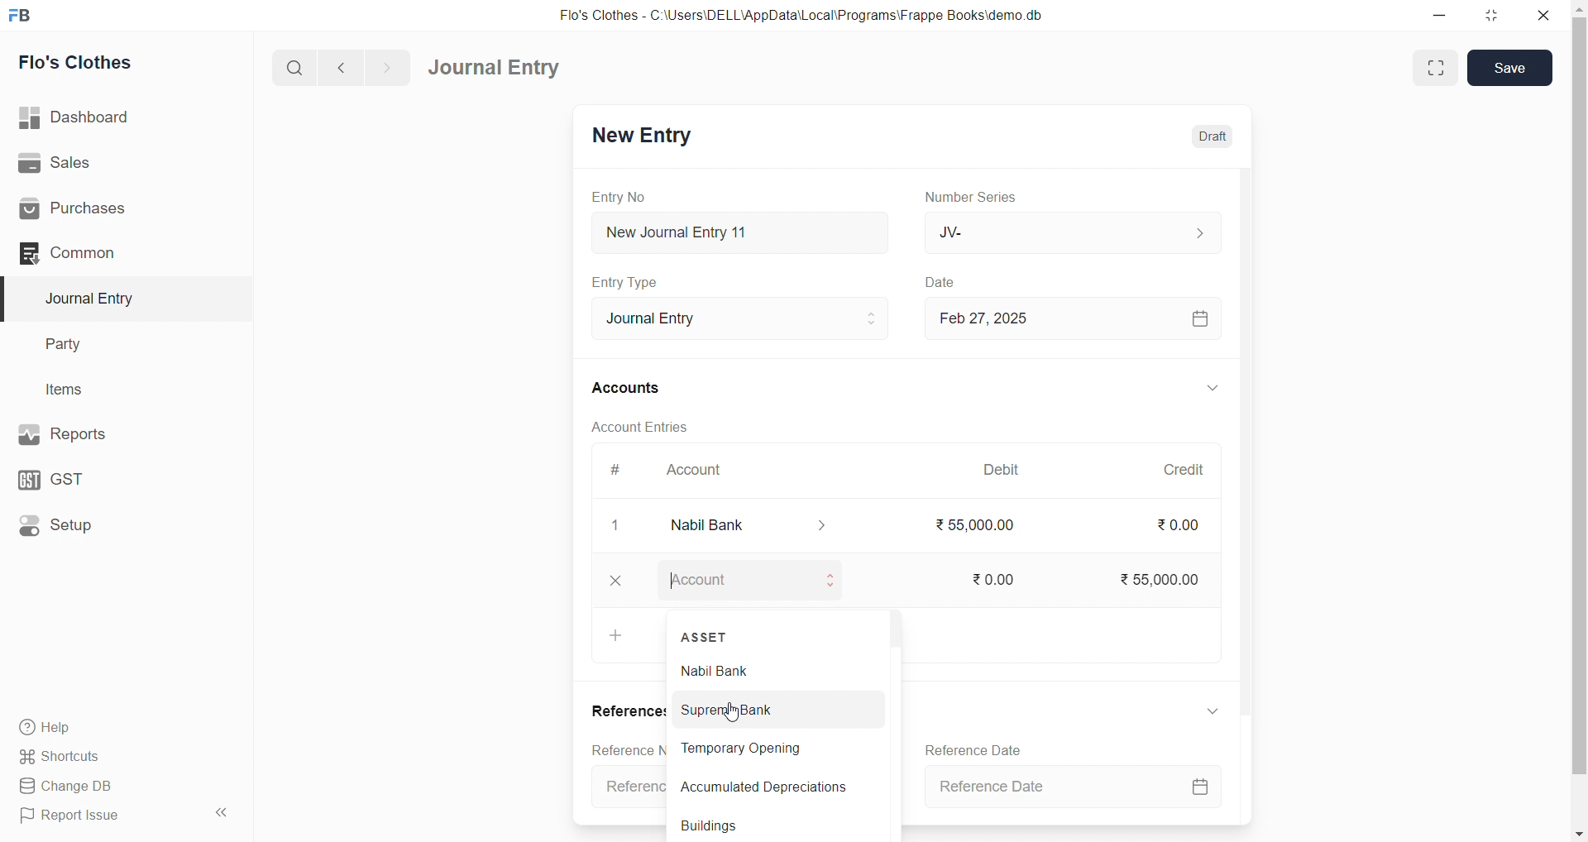 This screenshot has height=842, width=1588. What do you see at coordinates (99, 819) in the screenshot?
I see `Report Issue` at bounding box center [99, 819].